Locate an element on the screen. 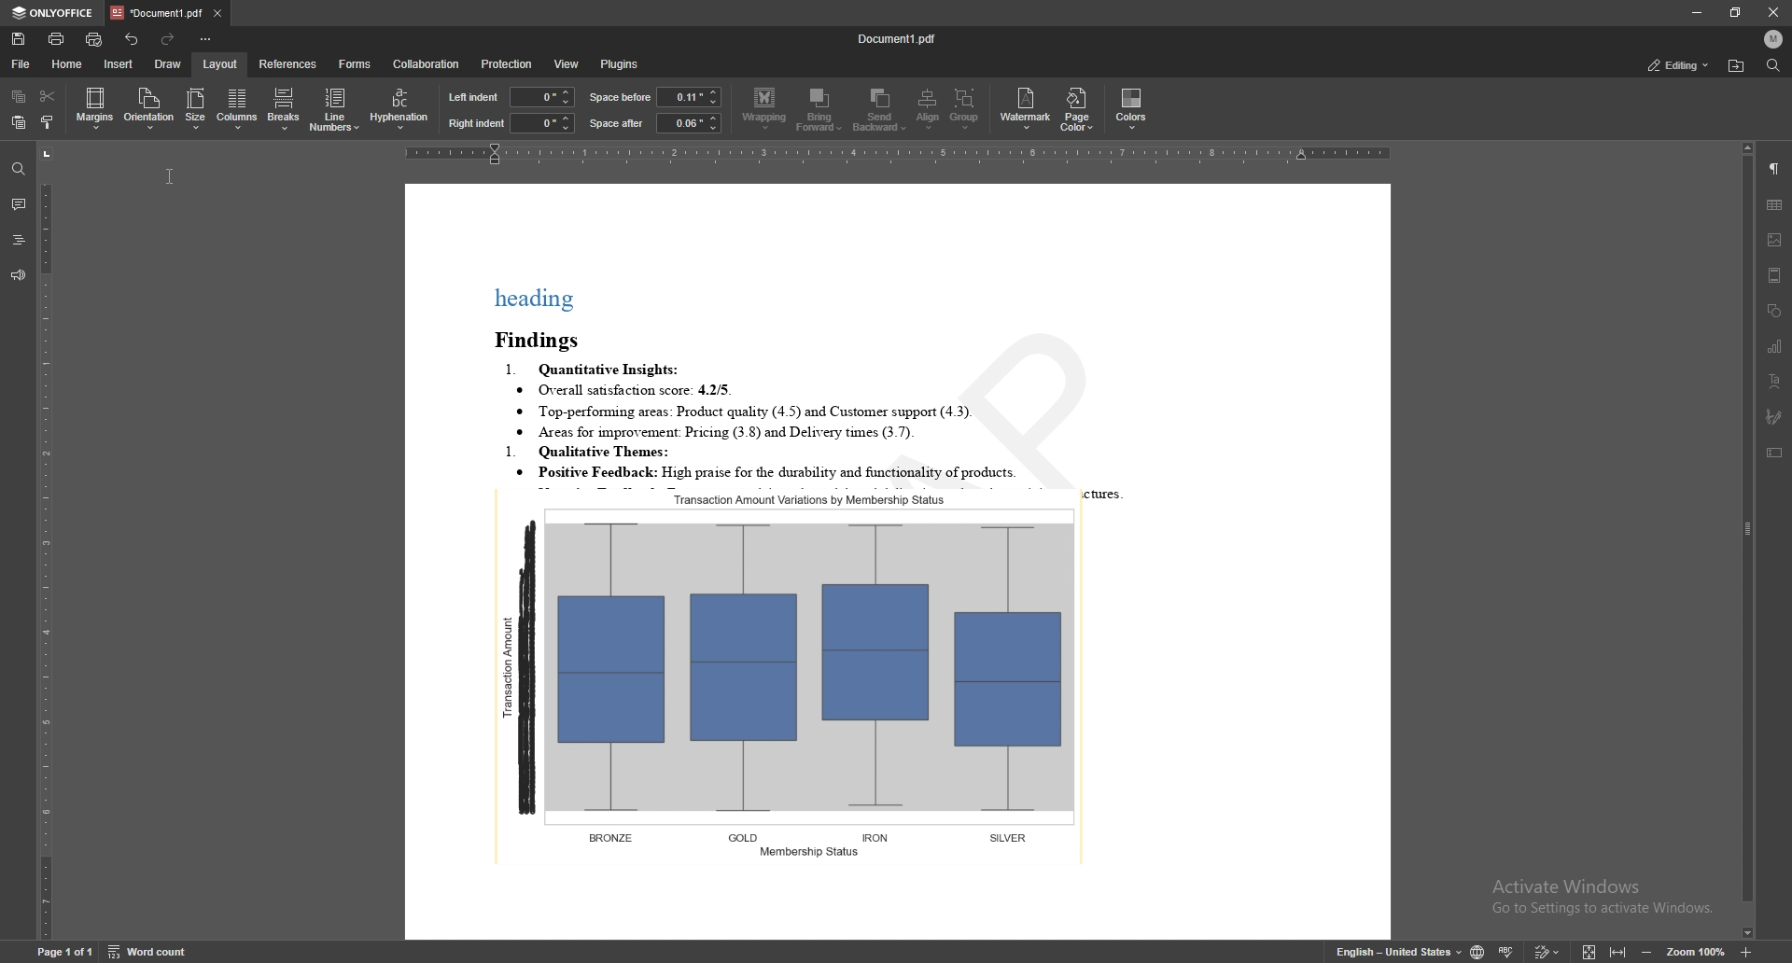  wrapping is located at coordinates (764, 109).